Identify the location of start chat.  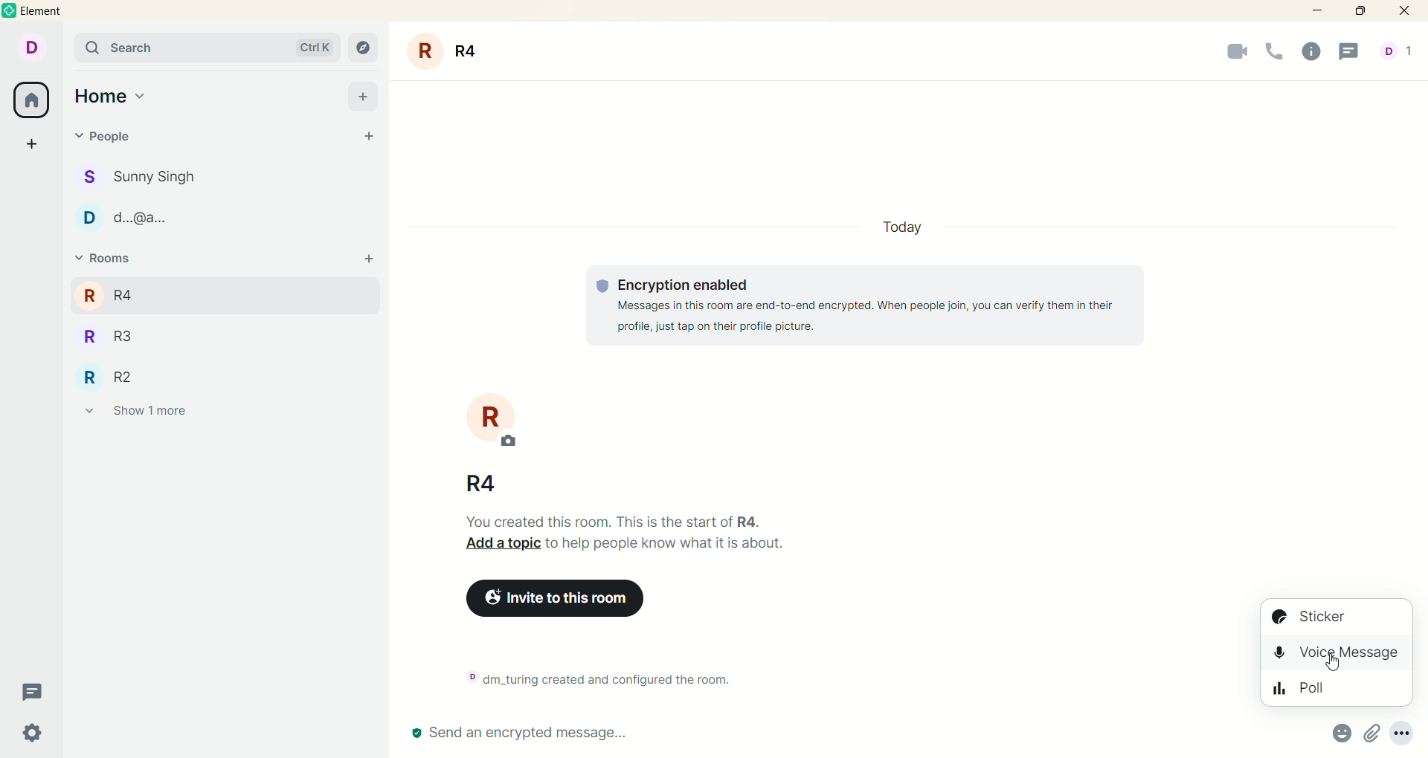
(371, 138).